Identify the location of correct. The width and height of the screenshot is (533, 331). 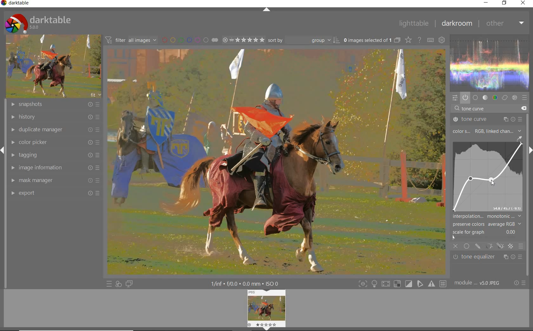
(505, 98).